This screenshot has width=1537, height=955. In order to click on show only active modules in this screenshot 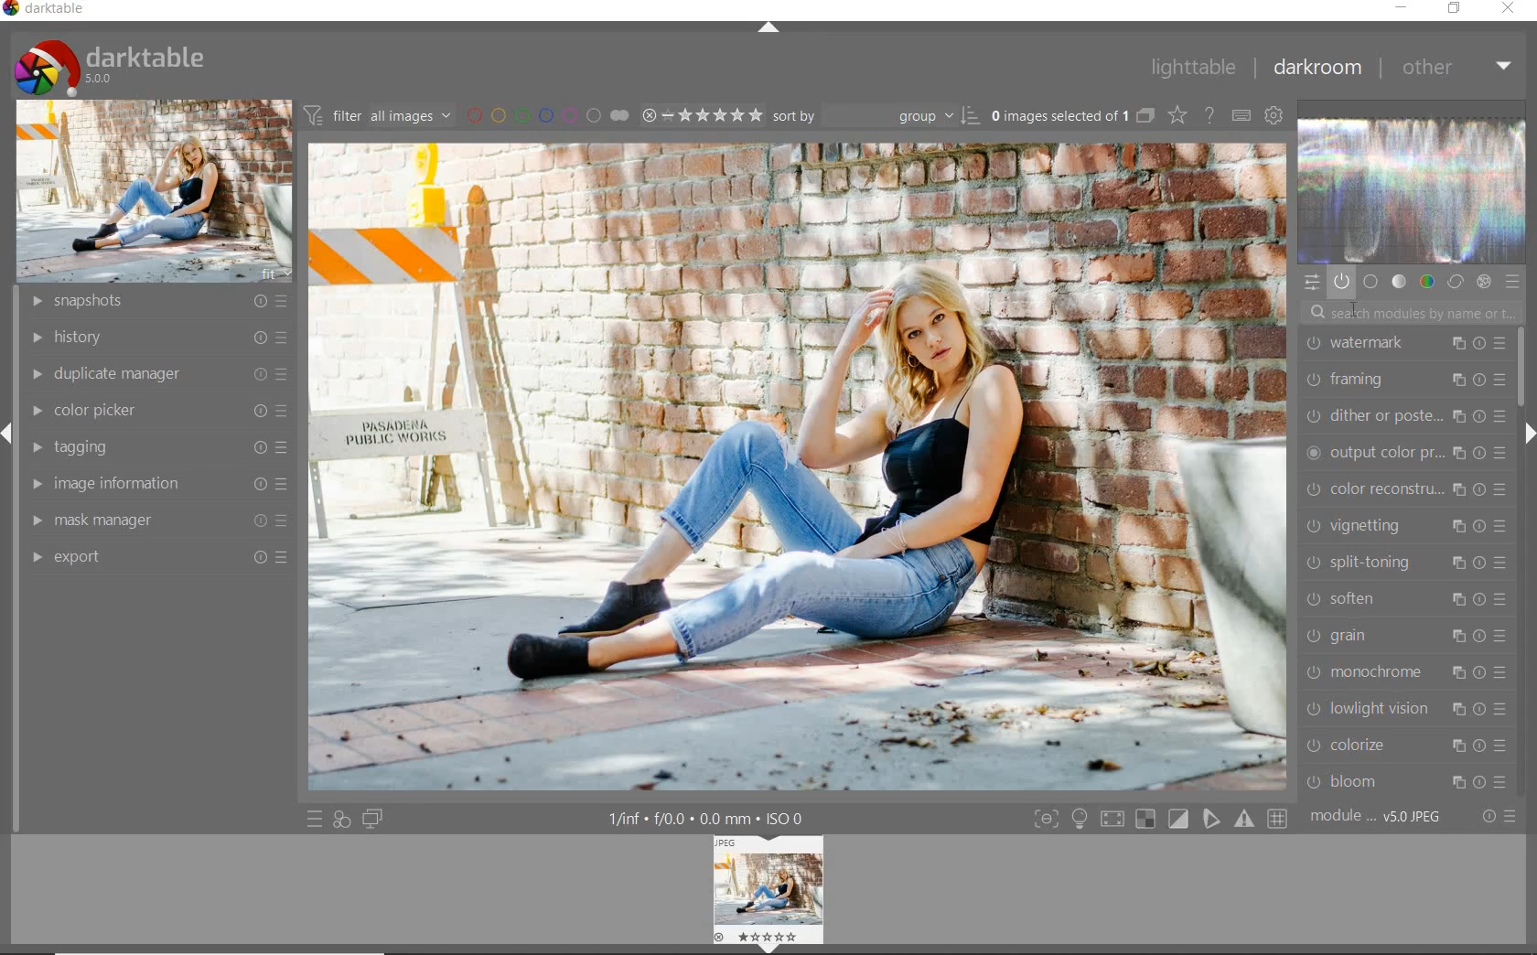, I will do `click(1342, 280)`.